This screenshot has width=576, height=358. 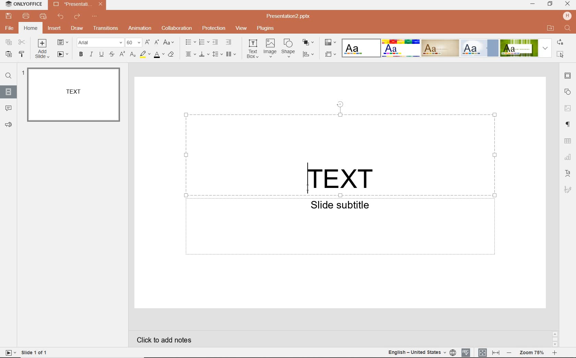 What do you see at coordinates (144, 55) in the screenshot?
I see `HIGHLIGHT COLOR` at bounding box center [144, 55].